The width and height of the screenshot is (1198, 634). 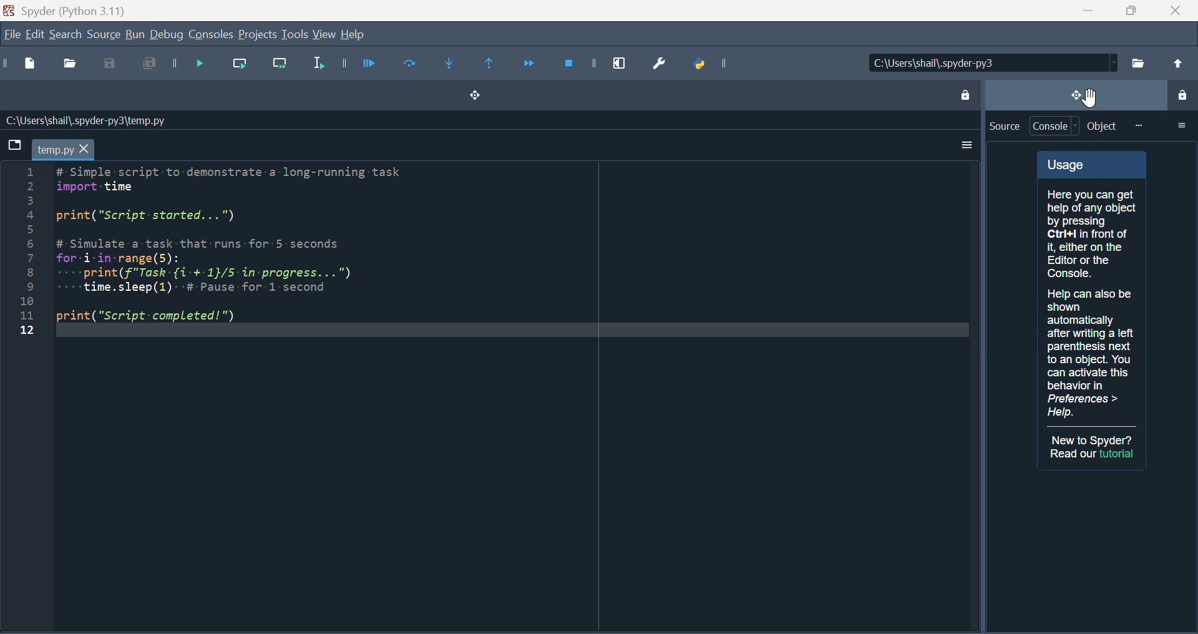 What do you see at coordinates (244, 246) in the screenshot?
I see `Python code` at bounding box center [244, 246].